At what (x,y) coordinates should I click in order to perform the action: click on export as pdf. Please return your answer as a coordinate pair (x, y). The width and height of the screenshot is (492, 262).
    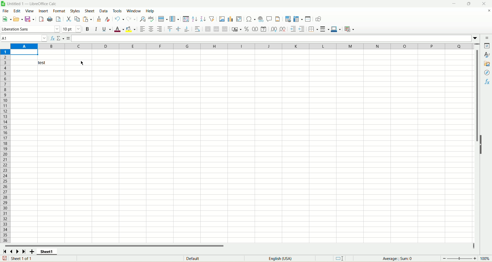
    Looking at the image, I should click on (41, 19).